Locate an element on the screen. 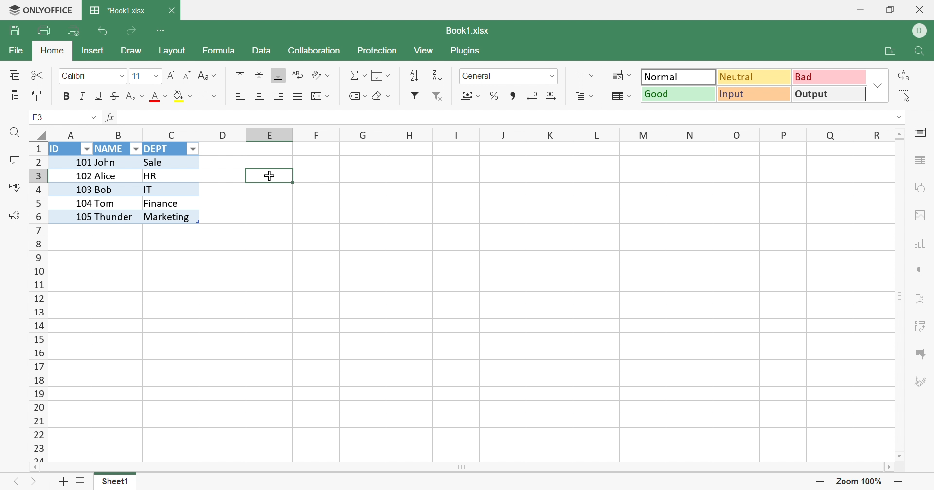 This screenshot has height=490, width=934. Scroll Bar is located at coordinates (463, 467).